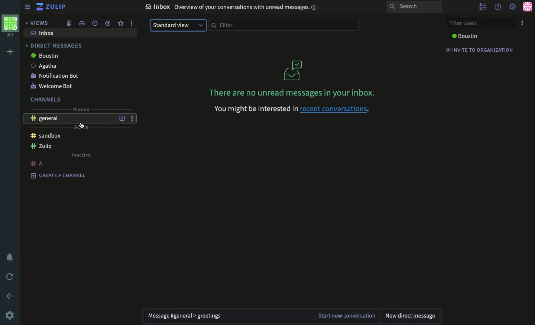  What do you see at coordinates (290, 109) in the screenshot?
I see `You might be interested in recent conversations.` at bounding box center [290, 109].